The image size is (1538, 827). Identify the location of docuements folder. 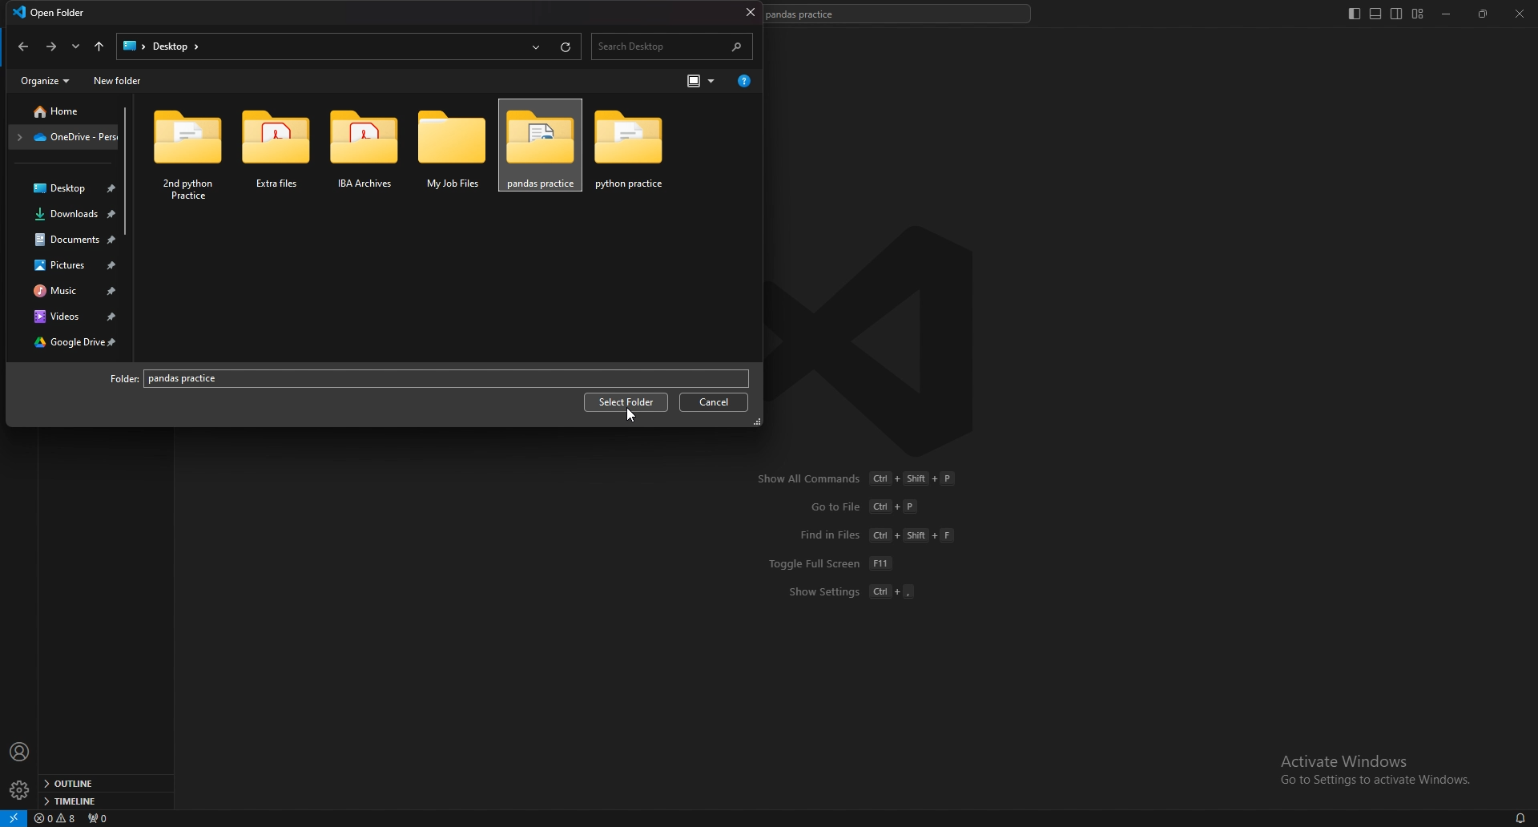
(69, 240).